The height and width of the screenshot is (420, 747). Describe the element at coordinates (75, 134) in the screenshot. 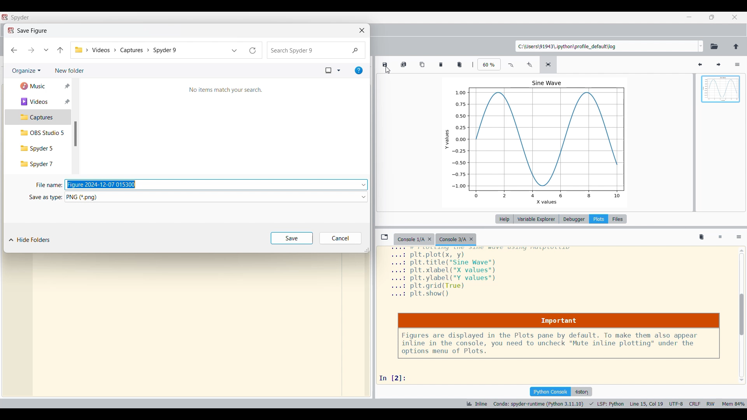

I see `Vertical slide bar` at that location.